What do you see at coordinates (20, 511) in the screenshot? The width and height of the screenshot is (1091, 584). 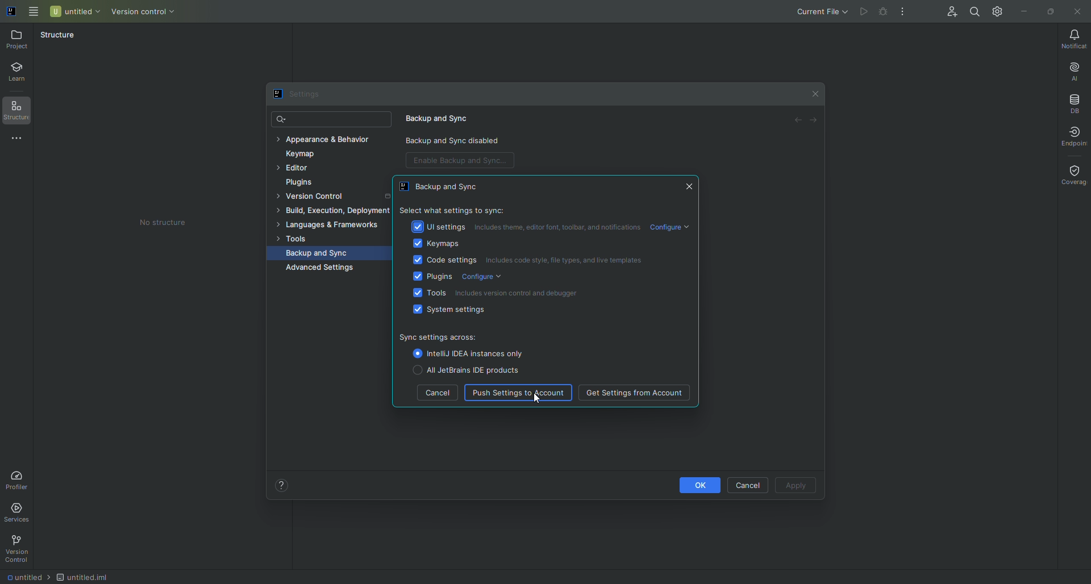 I see `Services` at bounding box center [20, 511].